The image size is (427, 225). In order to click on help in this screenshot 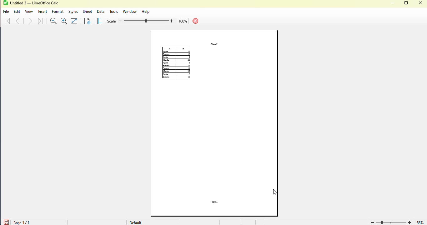, I will do `click(145, 12)`.